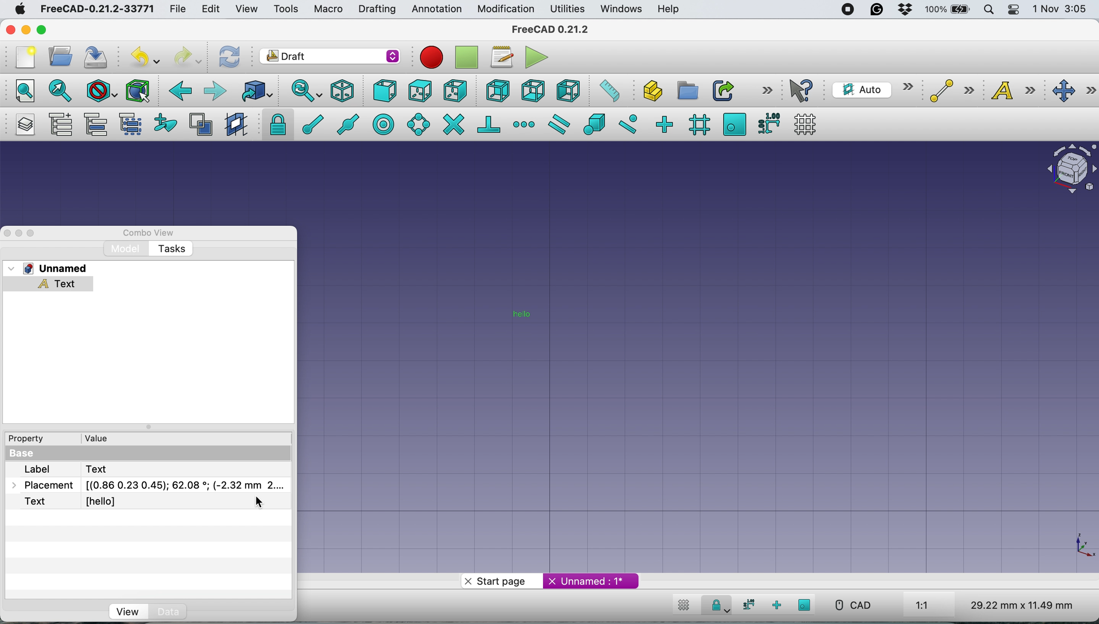  What do you see at coordinates (417, 123) in the screenshot?
I see `snap angel` at bounding box center [417, 123].